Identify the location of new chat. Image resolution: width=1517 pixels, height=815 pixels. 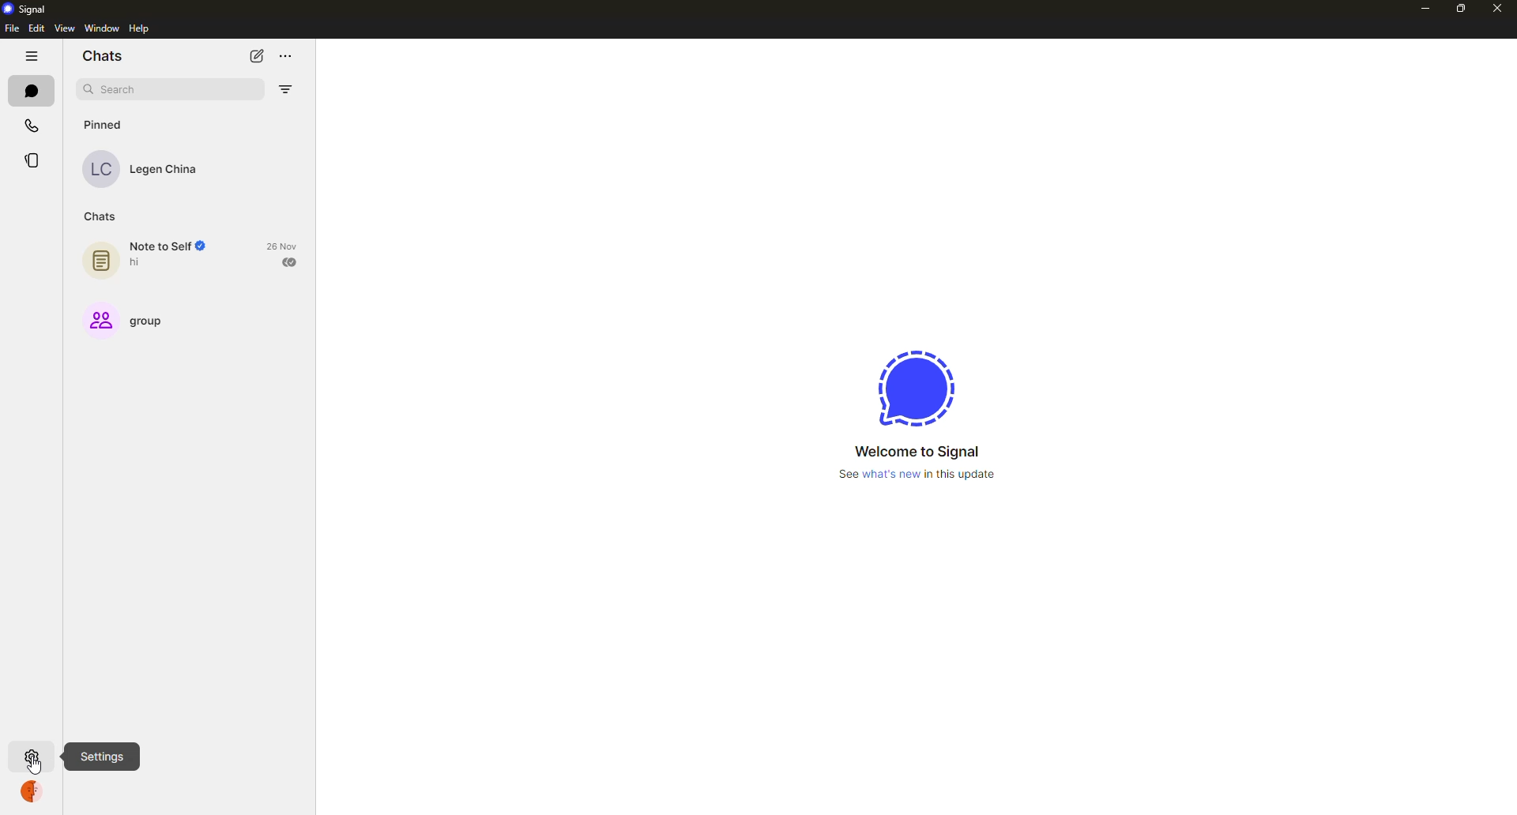
(254, 55).